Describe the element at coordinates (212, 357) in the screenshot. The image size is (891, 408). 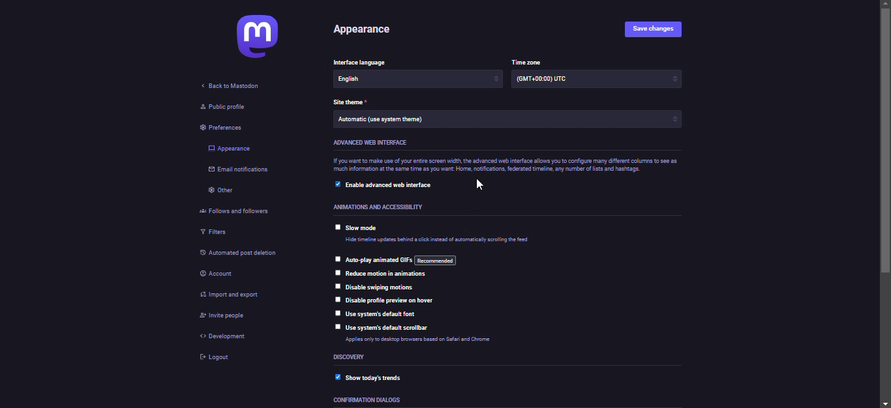
I see `logout` at that location.